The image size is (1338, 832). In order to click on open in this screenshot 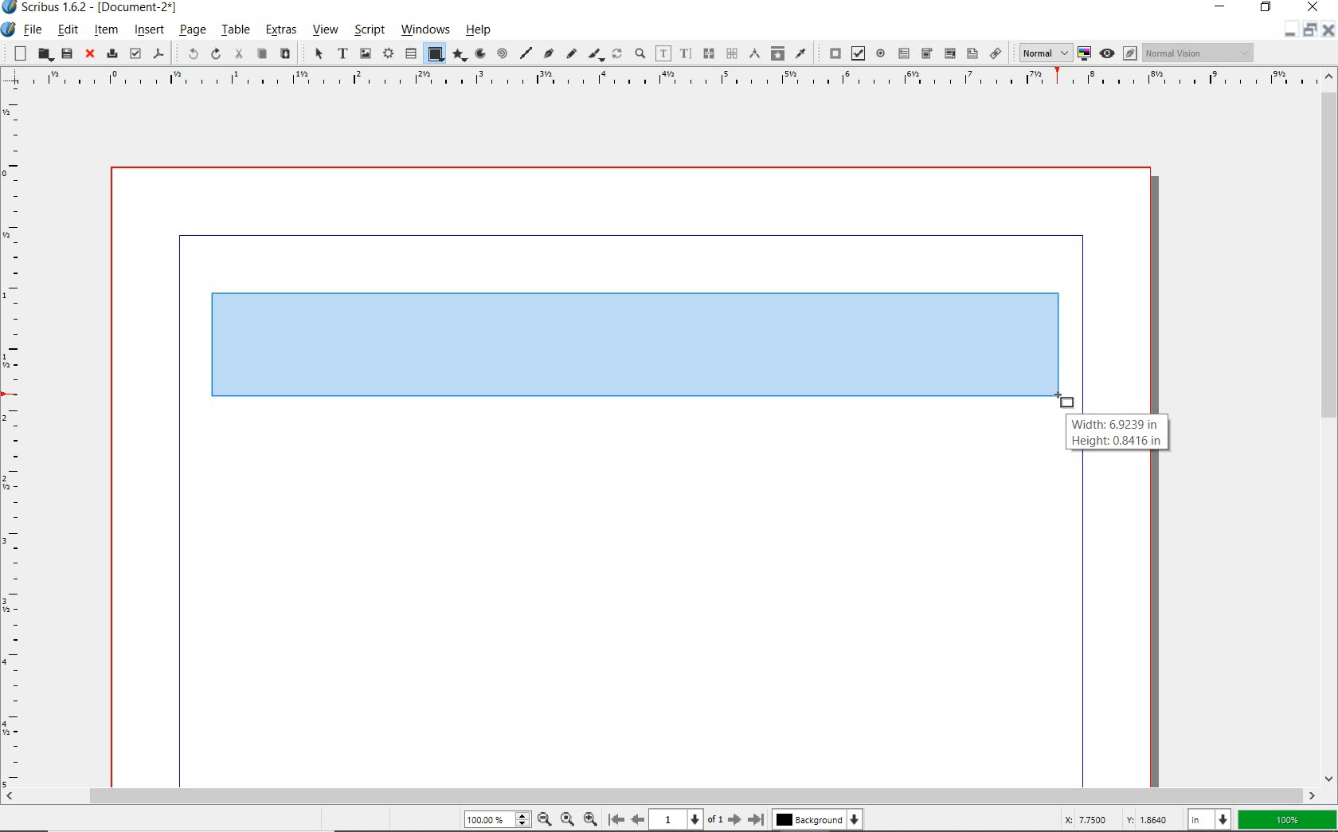, I will do `click(43, 54)`.